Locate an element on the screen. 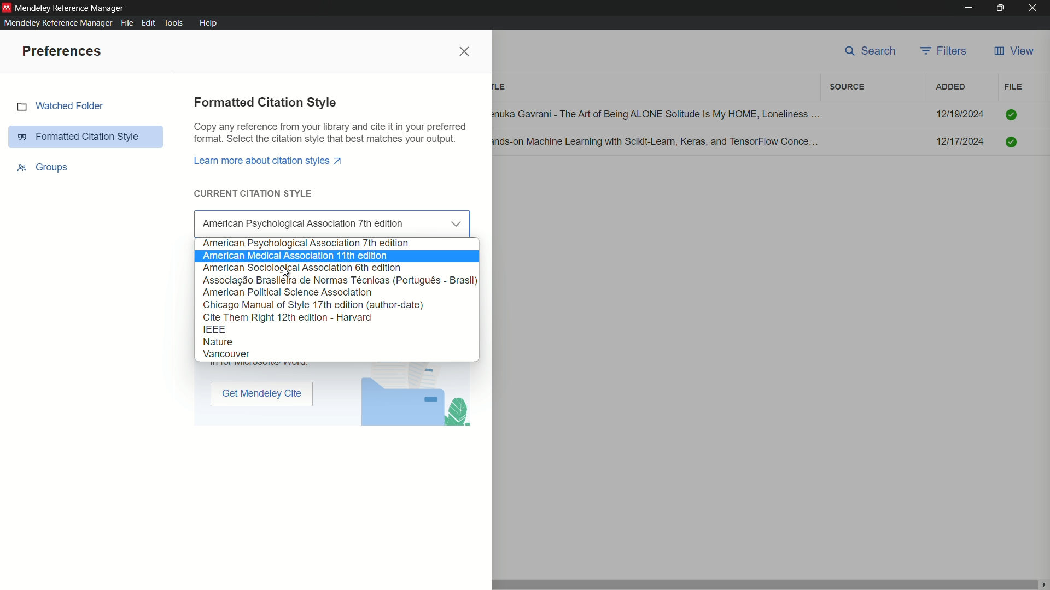 This screenshot has height=590, width=1050. minimize is located at coordinates (968, 8).